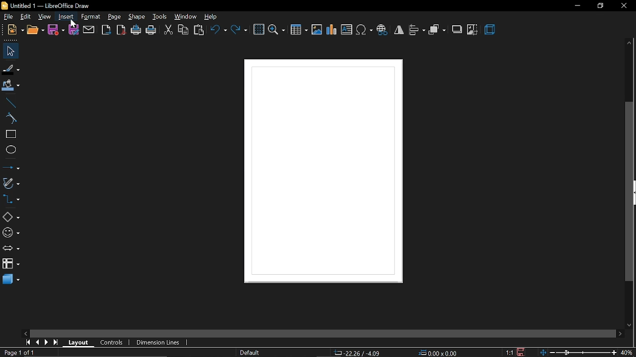  Describe the element at coordinates (78, 342) in the screenshot. I see `layout` at that location.